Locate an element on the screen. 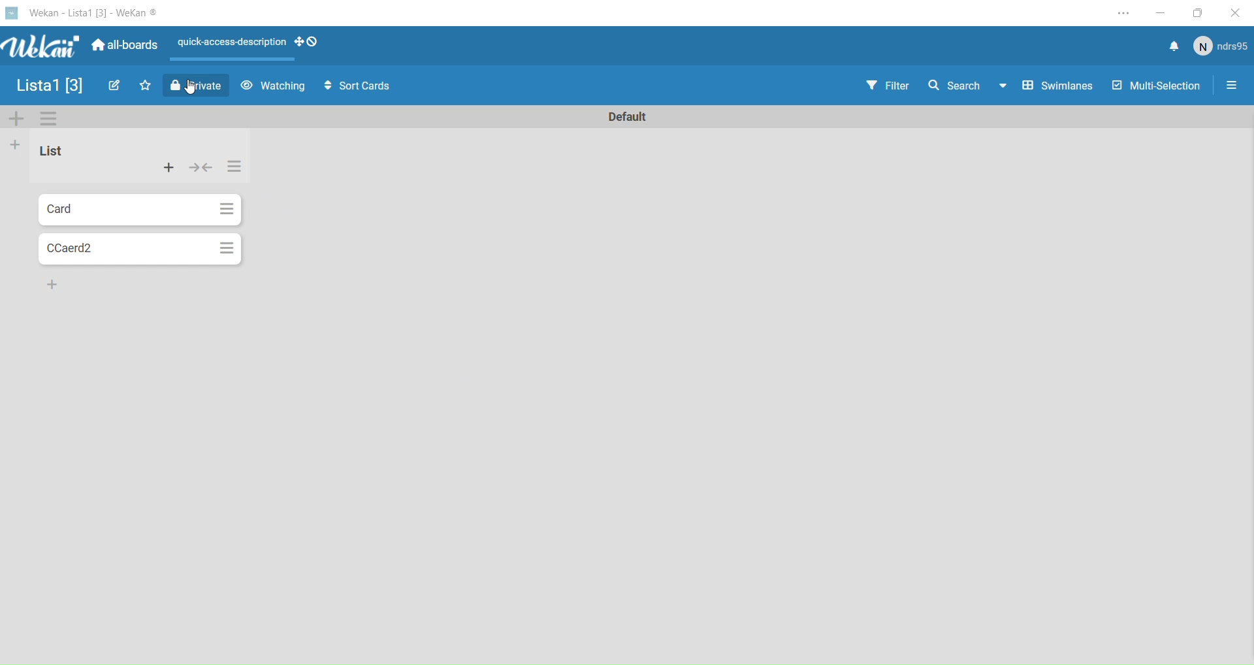 This screenshot has width=1254, height=665. Options is located at coordinates (226, 208).